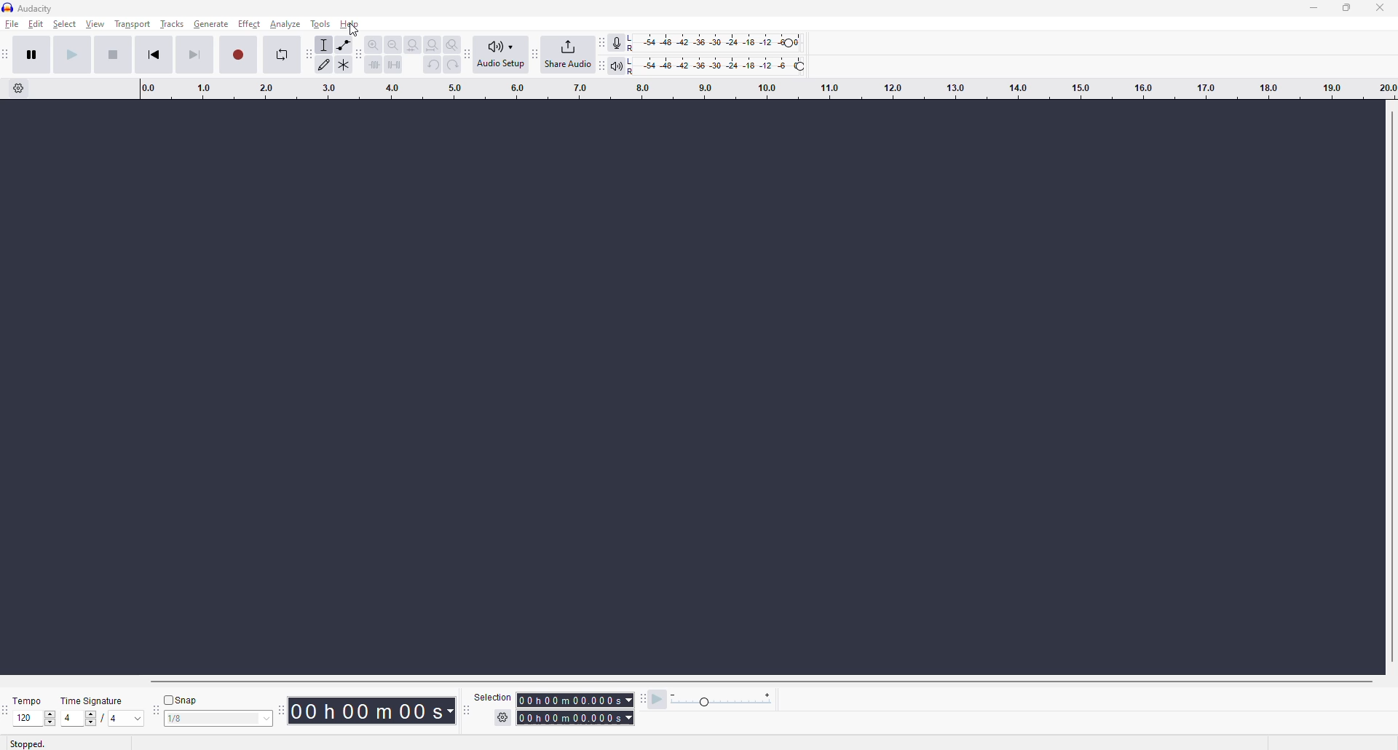 Image resolution: width=1398 pixels, height=750 pixels. Describe the element at coordinates (450, 65) in the screenshot. I see `redo` at that location.